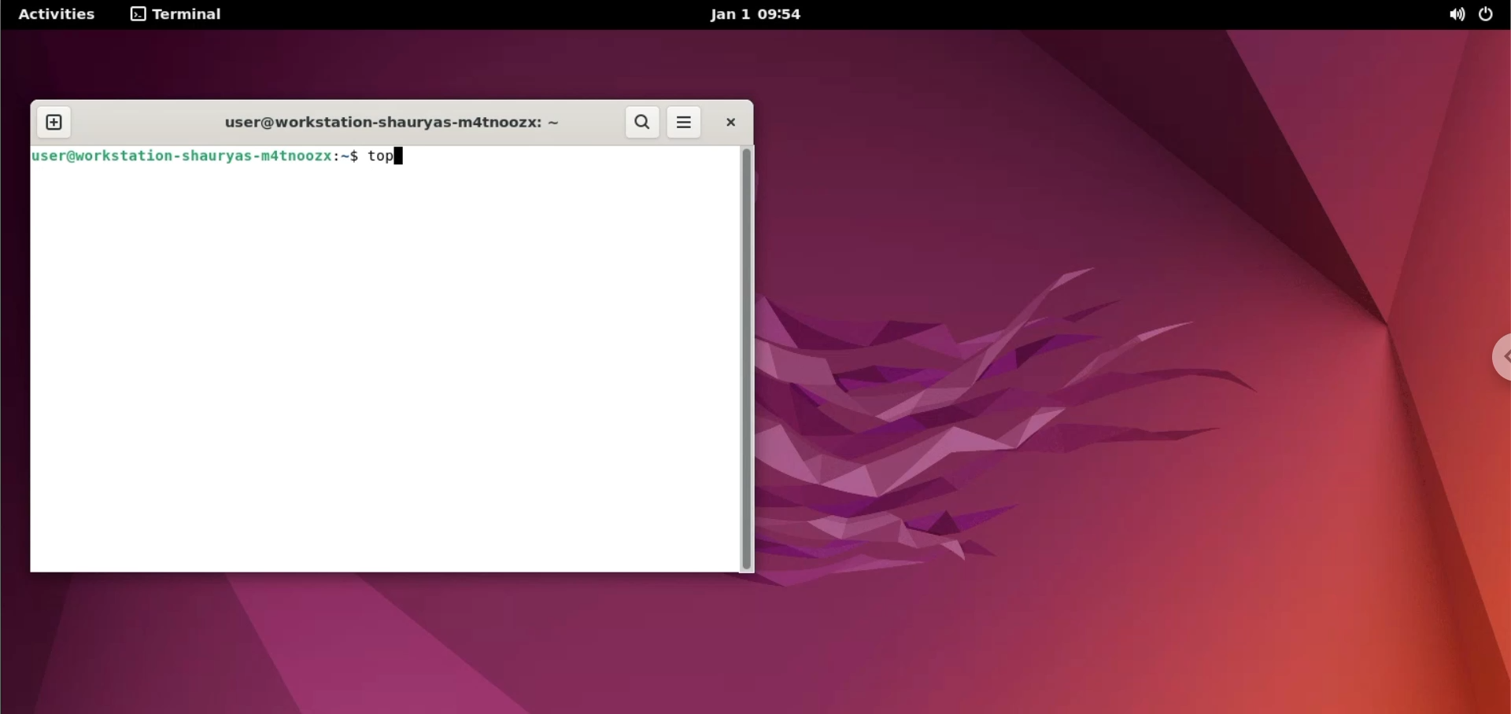 The width and height of the screenshot is (1511, 714). Describe the element at coordinates (748, 360) in the screenshot. I see `scrollbar` at that location.